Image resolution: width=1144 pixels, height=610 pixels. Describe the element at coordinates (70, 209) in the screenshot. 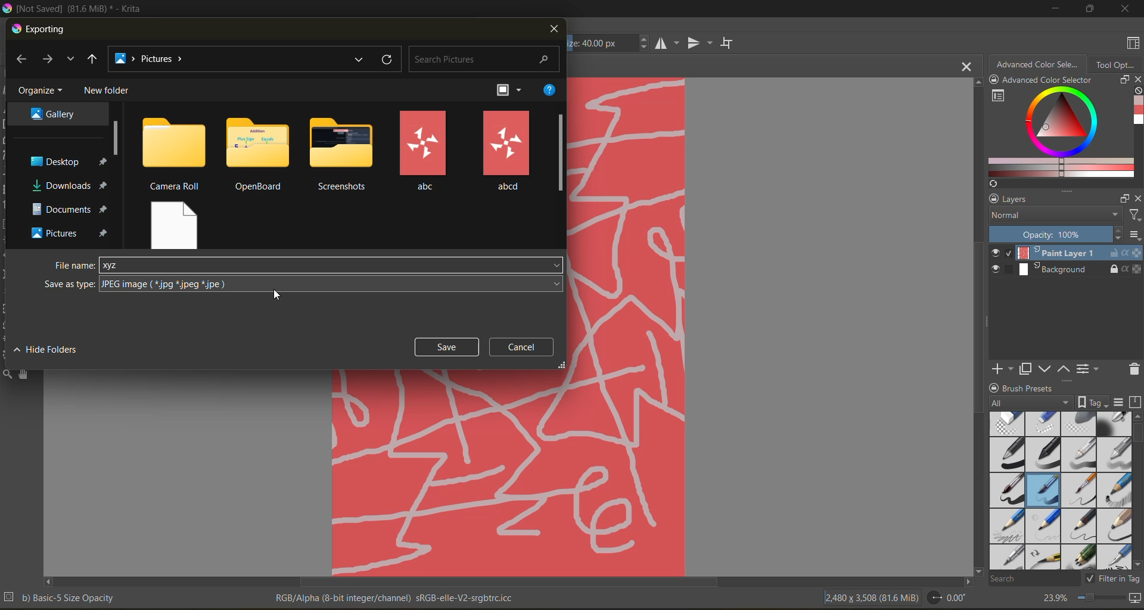

I see `folder destination` at that location.